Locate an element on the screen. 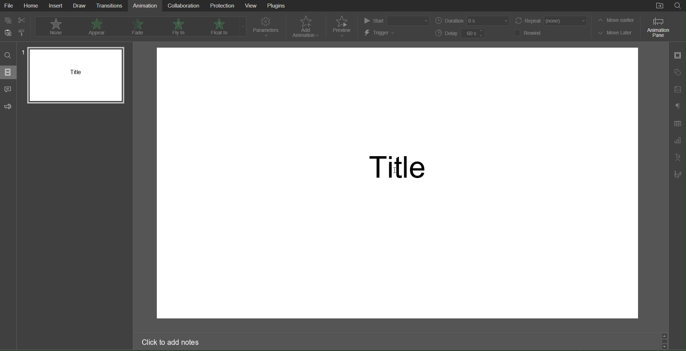  Image Settings is located at coordinates (678, 90).